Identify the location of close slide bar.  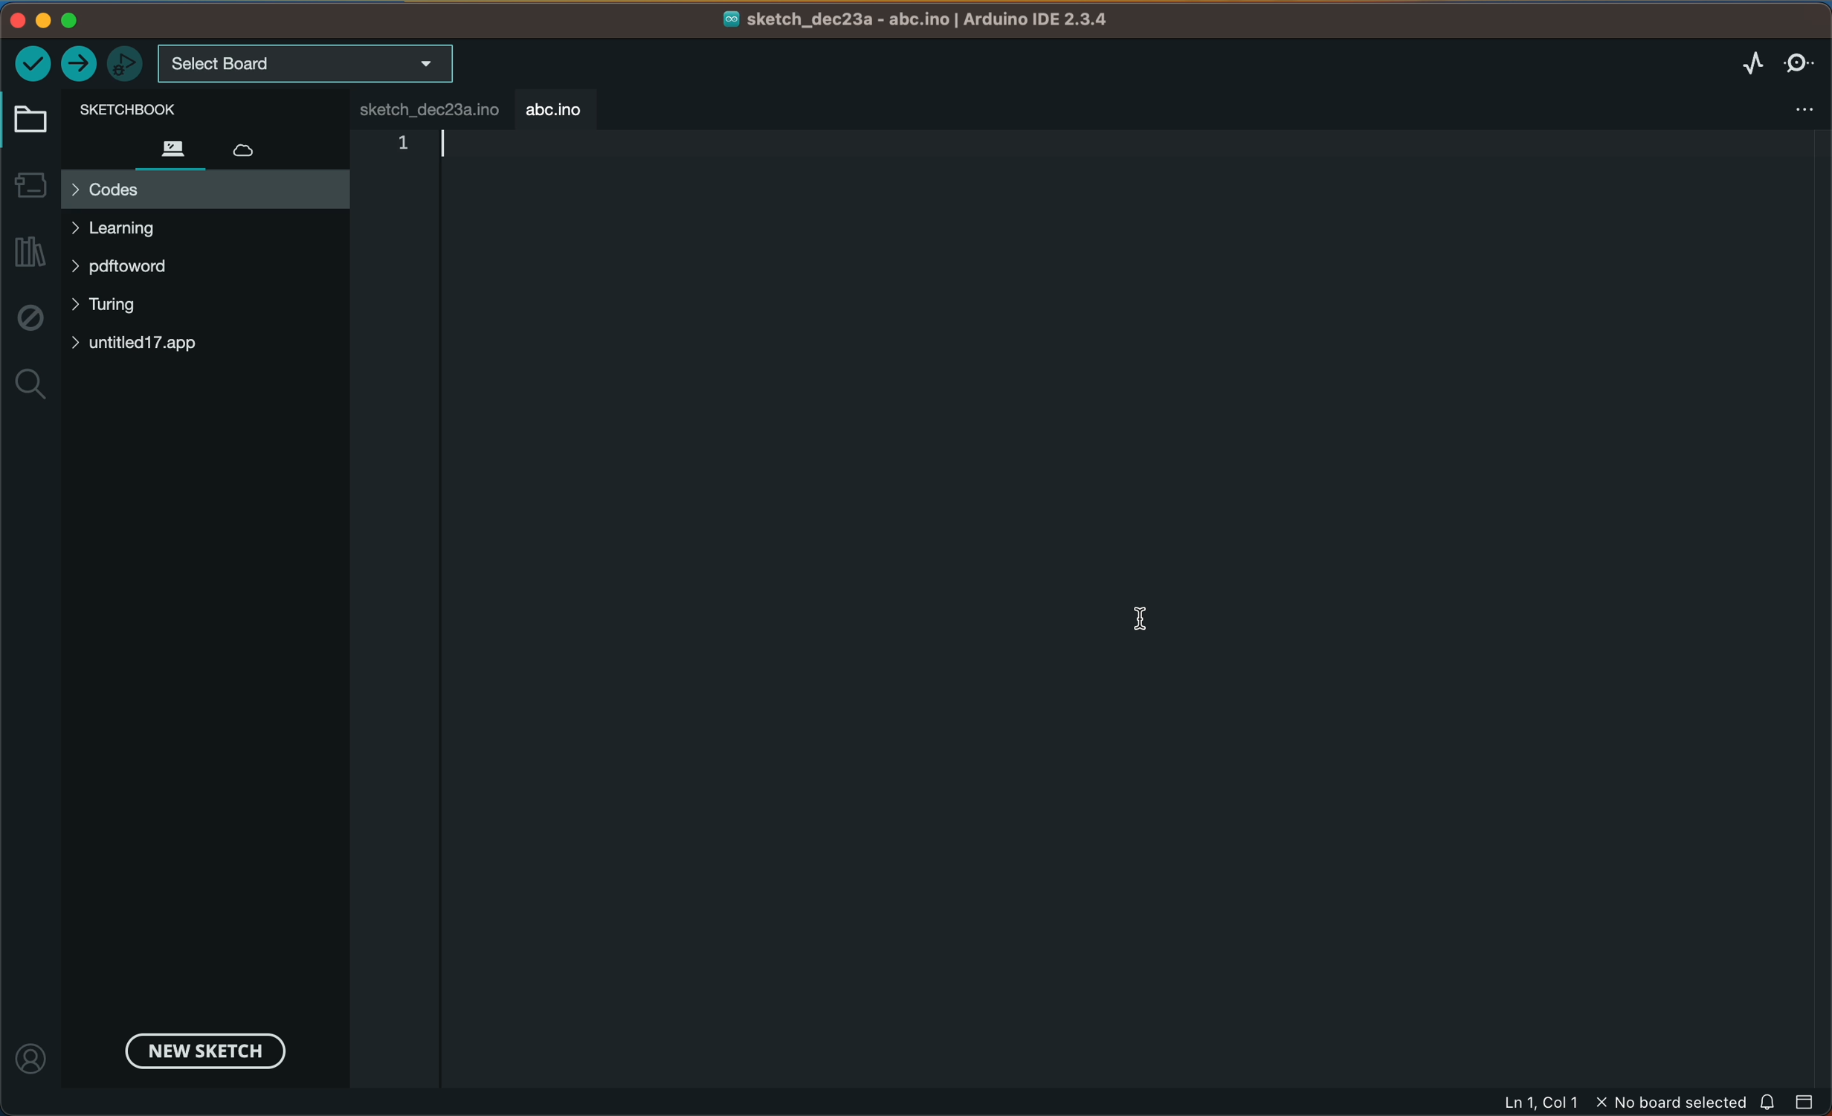
(1806, 1100).